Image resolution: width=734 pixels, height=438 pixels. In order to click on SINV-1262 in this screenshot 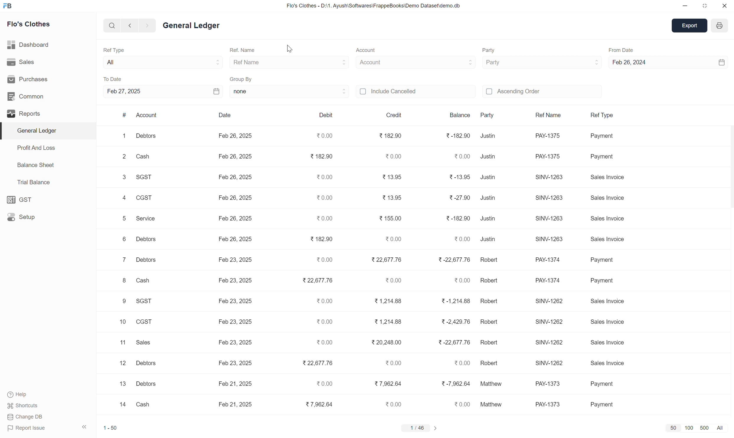, I will do `click(545, 301)`.